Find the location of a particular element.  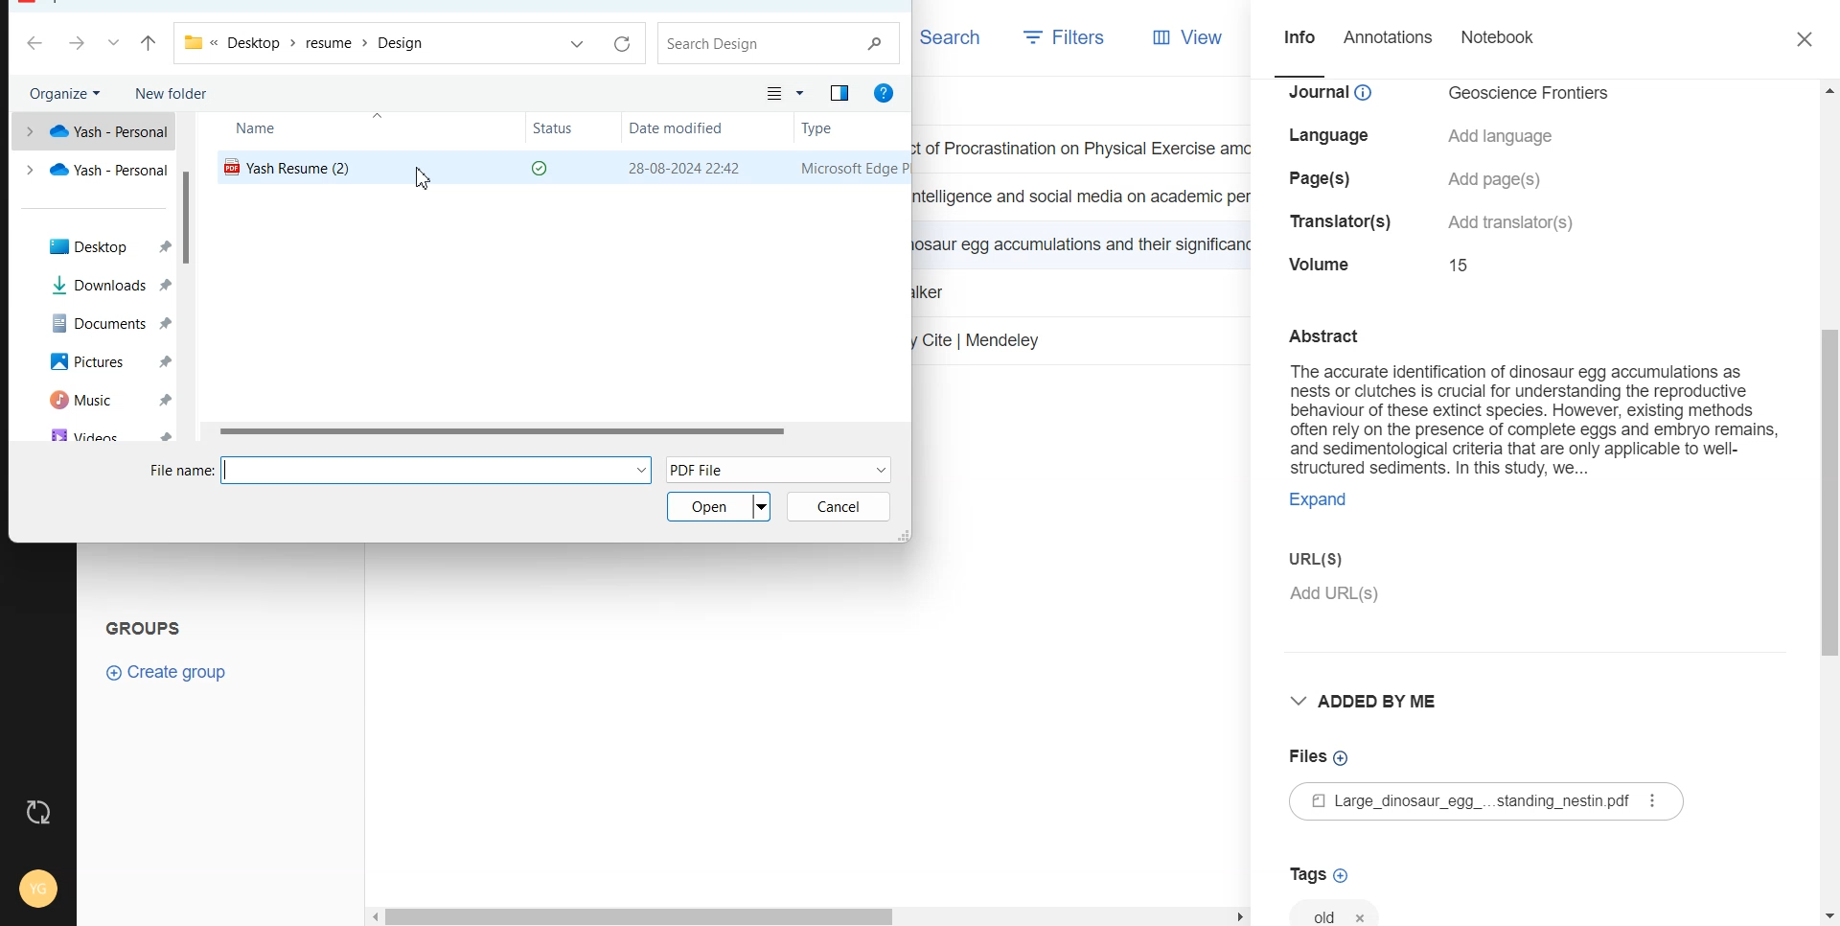

Music is located at coordinates (93, 398).